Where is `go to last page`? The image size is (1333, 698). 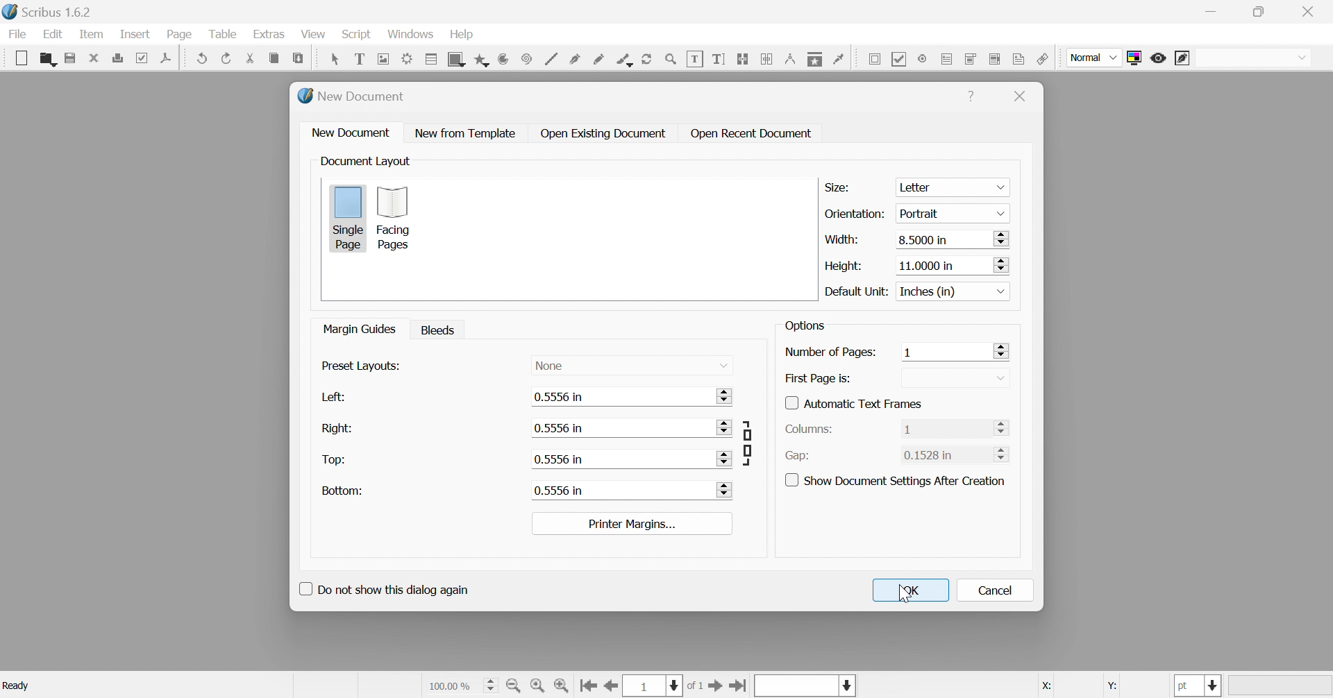 go to last page is located at coordinates (741, 685).